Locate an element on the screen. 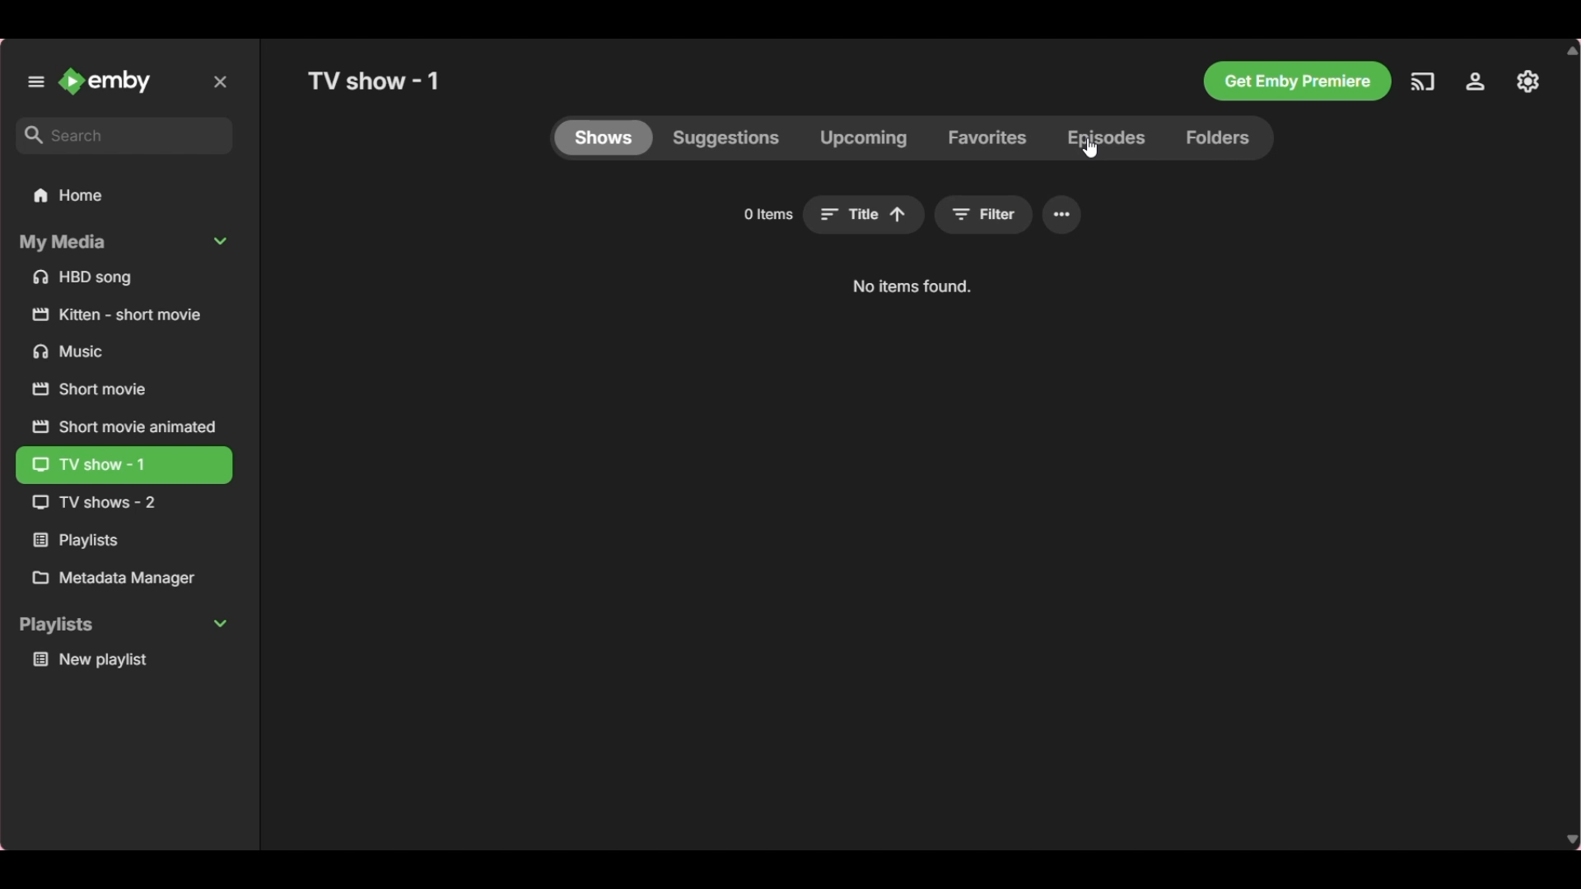 Image resolution: width=1581 pixels, height=889 pixels. Metadata Manager is located at coordinates (124, 578).